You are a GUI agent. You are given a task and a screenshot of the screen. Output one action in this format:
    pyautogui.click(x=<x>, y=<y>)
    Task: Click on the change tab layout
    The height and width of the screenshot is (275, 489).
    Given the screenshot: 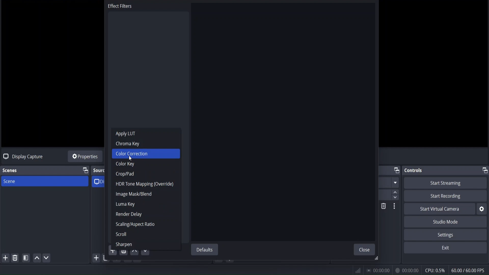 What is the action you would take?
    pyautogui.click(x=484, y=170)
    